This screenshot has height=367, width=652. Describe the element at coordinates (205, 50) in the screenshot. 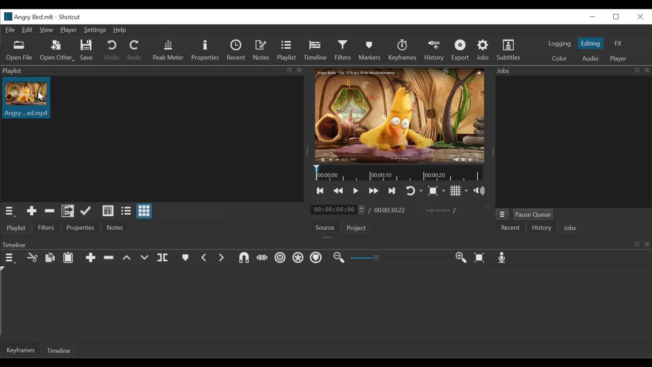

I see `Properties` at that location.